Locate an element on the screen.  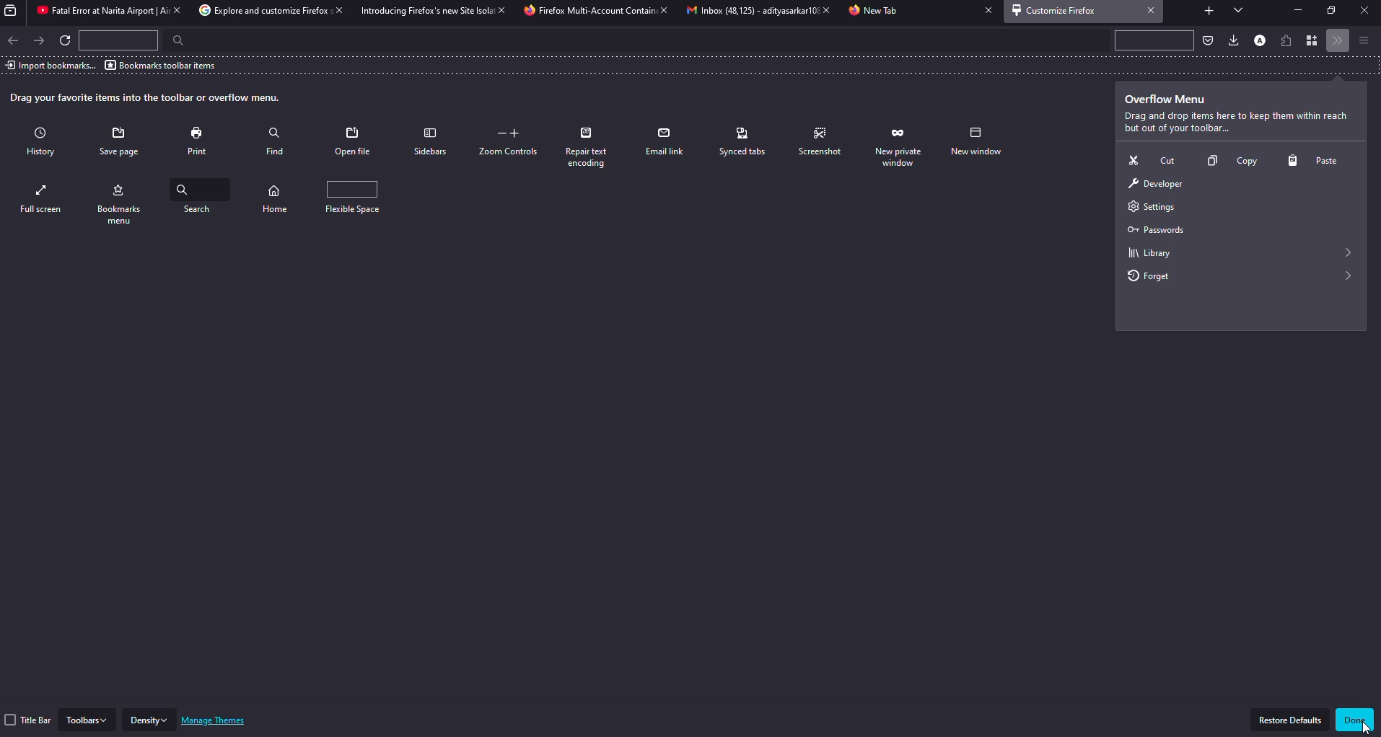
history is located at coordinates (45, 143).